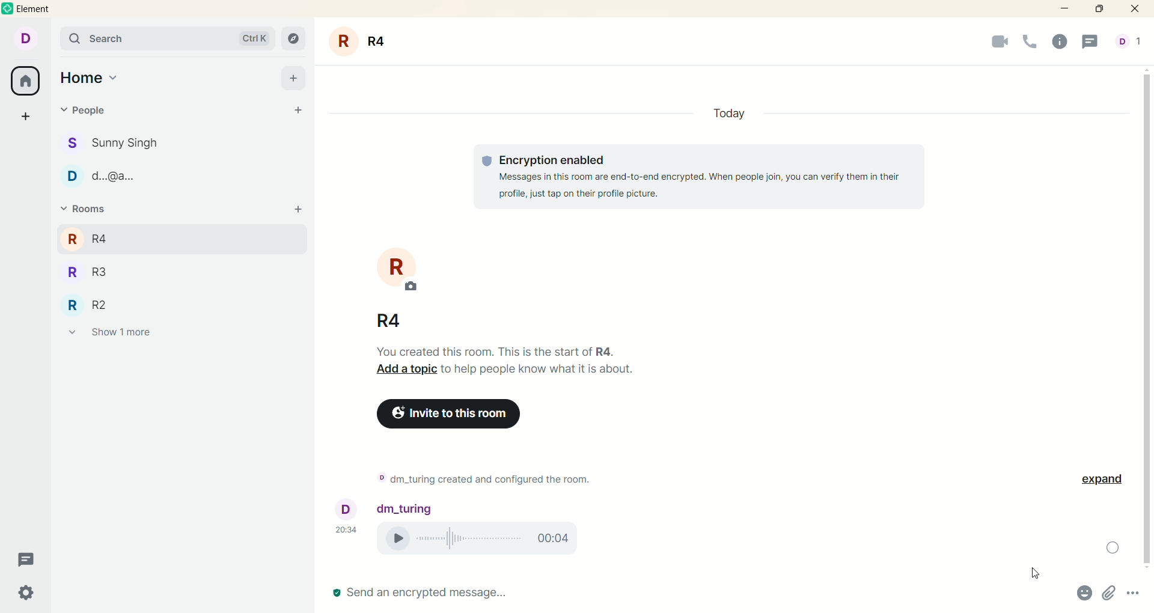 Image resolution: width=1154 pixels, height=613 pixels. I want to click on search, so click(167, 38).